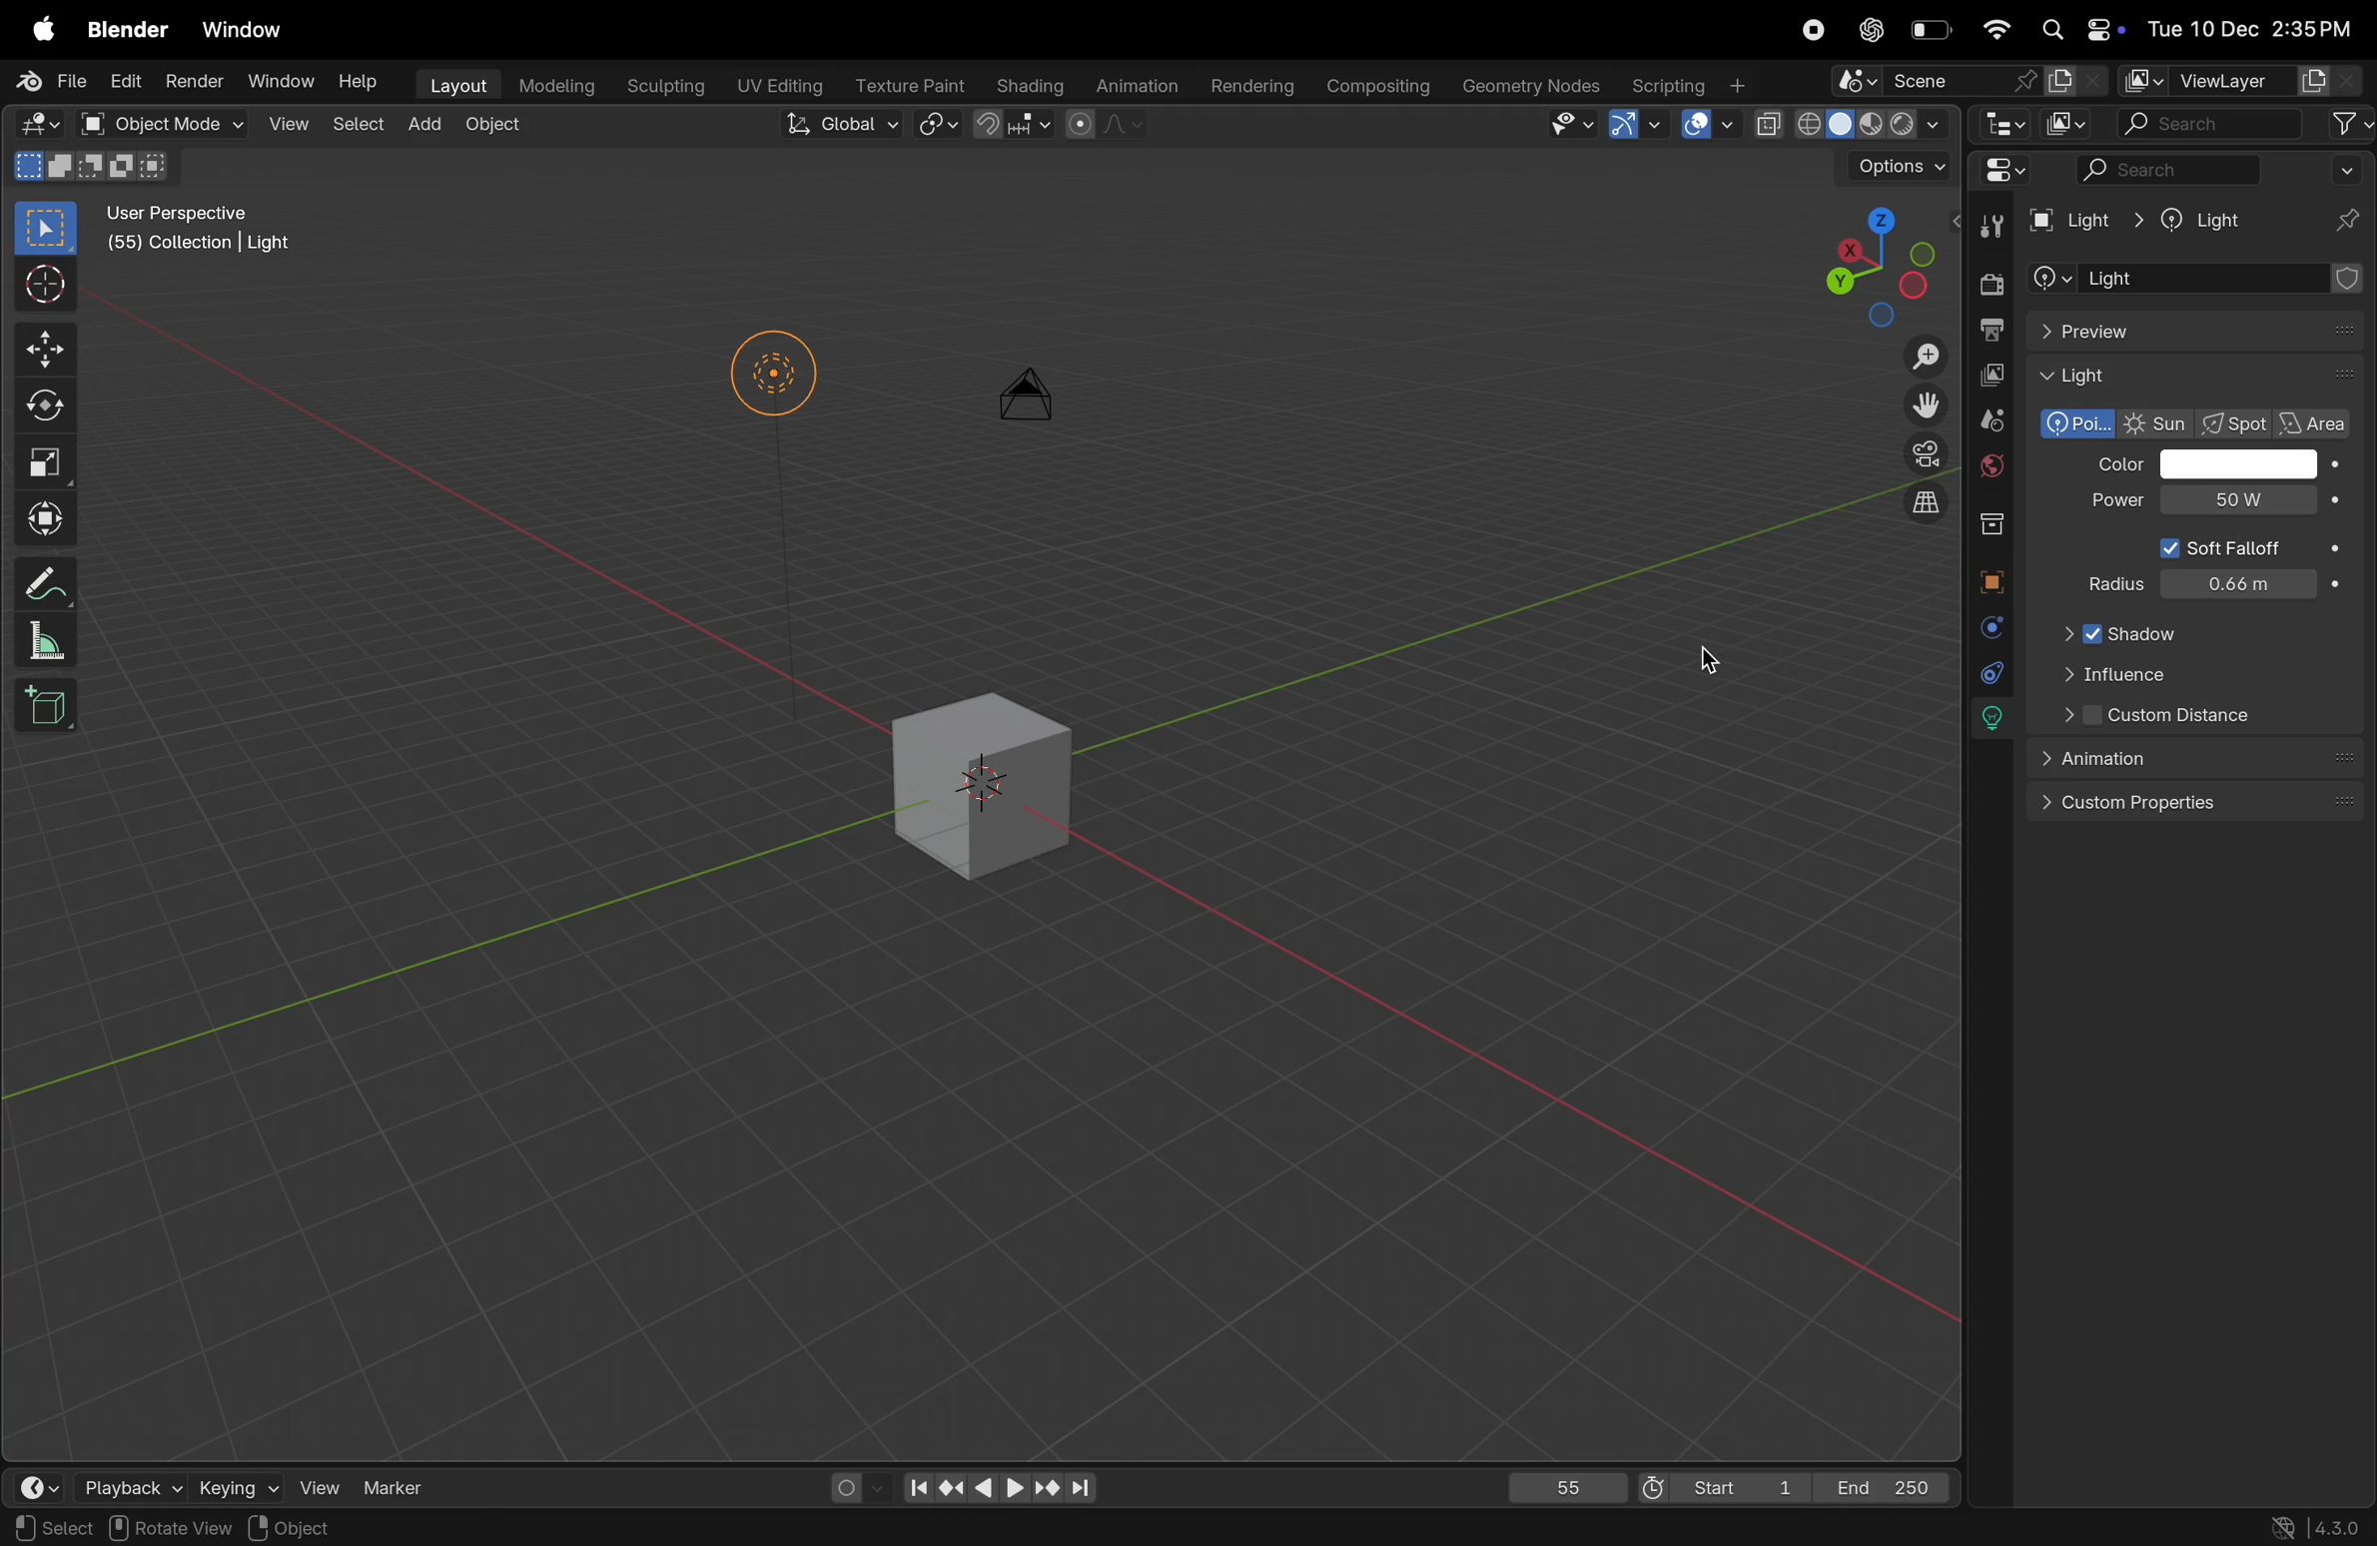  I want to click on versions, so click(2313, 1525).